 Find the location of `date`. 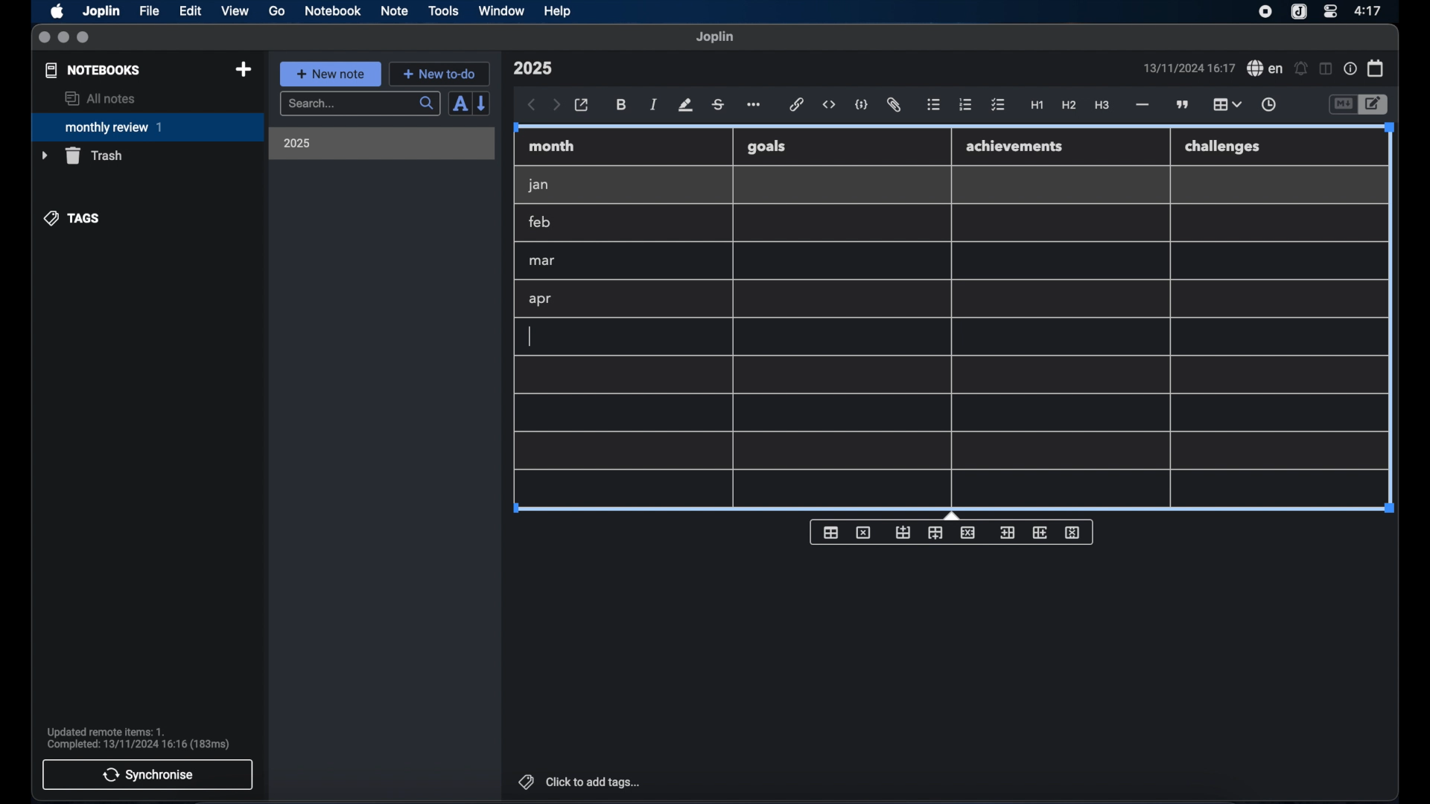

date is located at coordinates (1189, 68).